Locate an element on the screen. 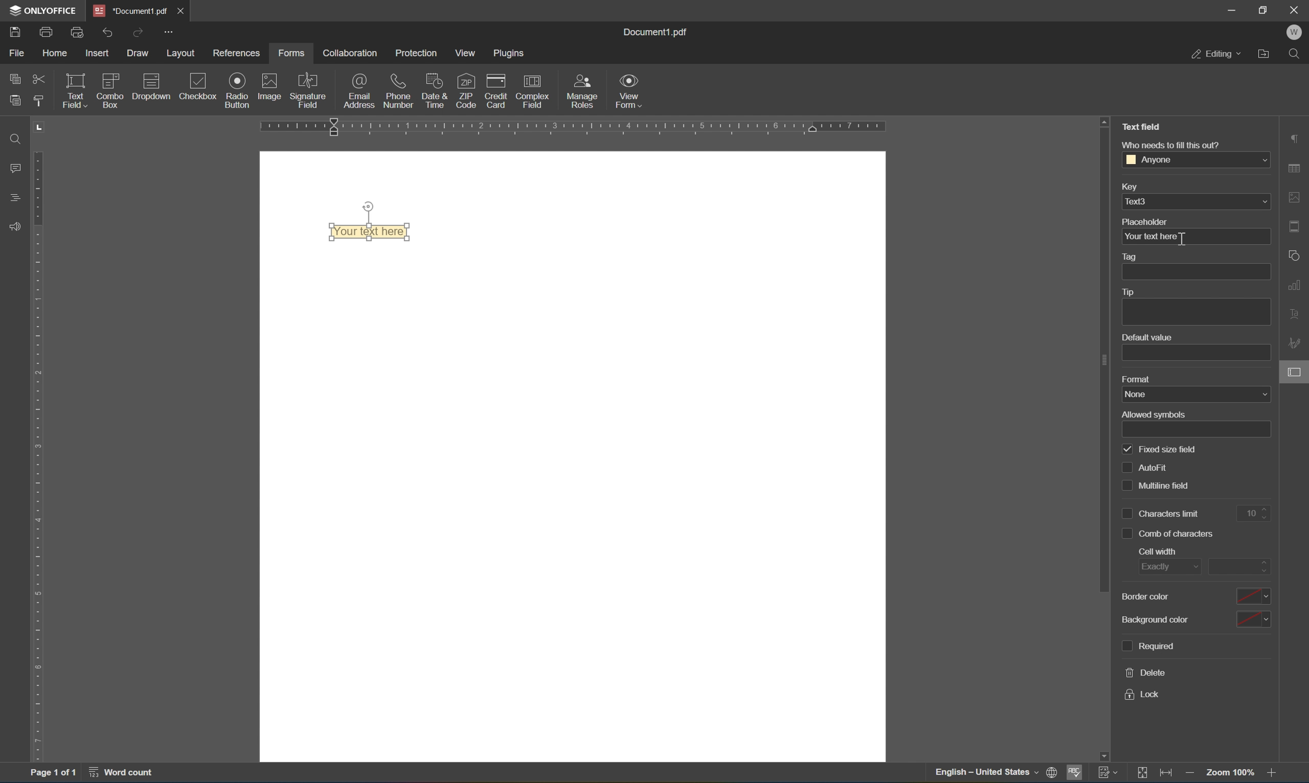 This screenshot has width=1309, height=783. print is located at coordinates (1049, 771).